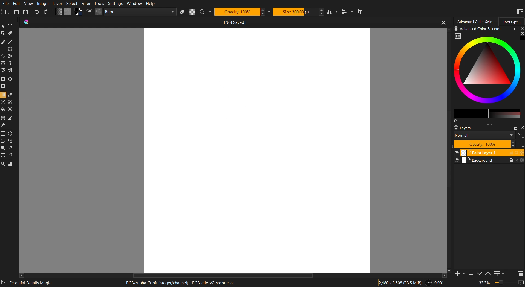  What do you see at coordinates (488, 74) in the screenshot?
I see `Advanced Color Selector` at bounding box center [488, 74].